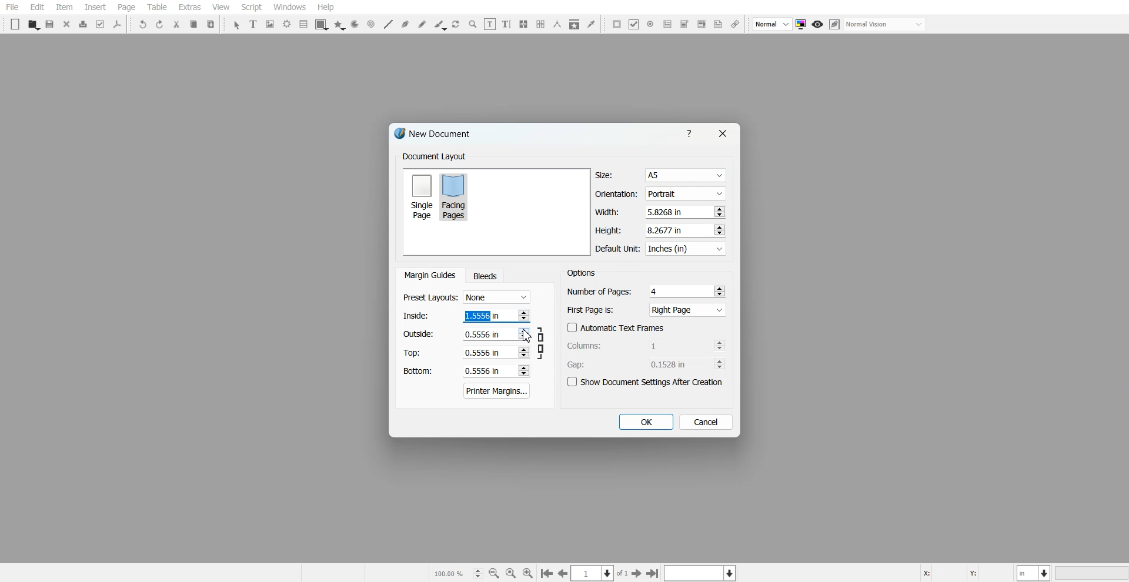 This screenshot has width=1129, height=582. Describe the element at coordinates (661, 230) in the screenshot. I see `Height adjuster` at that location.